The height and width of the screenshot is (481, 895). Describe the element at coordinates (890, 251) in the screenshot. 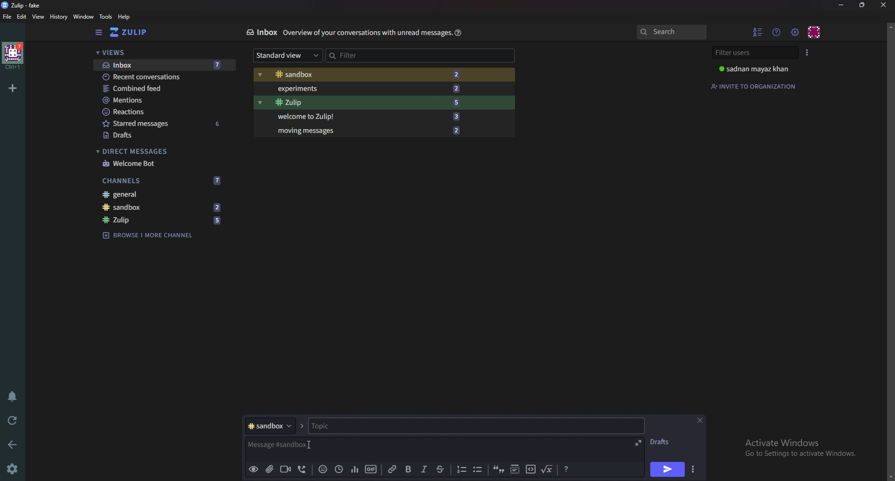

I see `scroll bar` at that location.